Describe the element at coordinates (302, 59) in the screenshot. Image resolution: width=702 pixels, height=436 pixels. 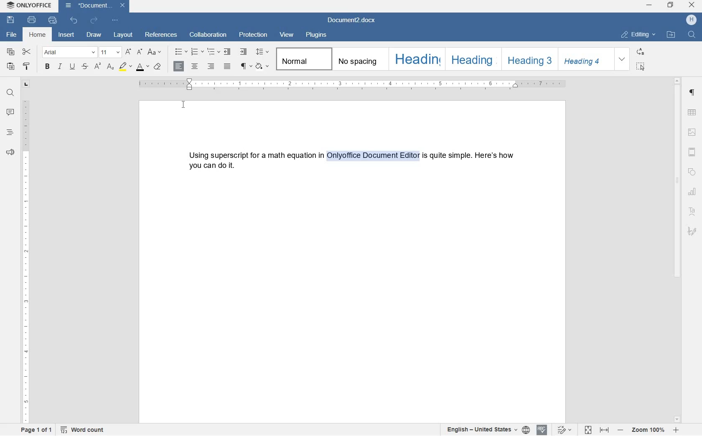
I see `normal` at that location.